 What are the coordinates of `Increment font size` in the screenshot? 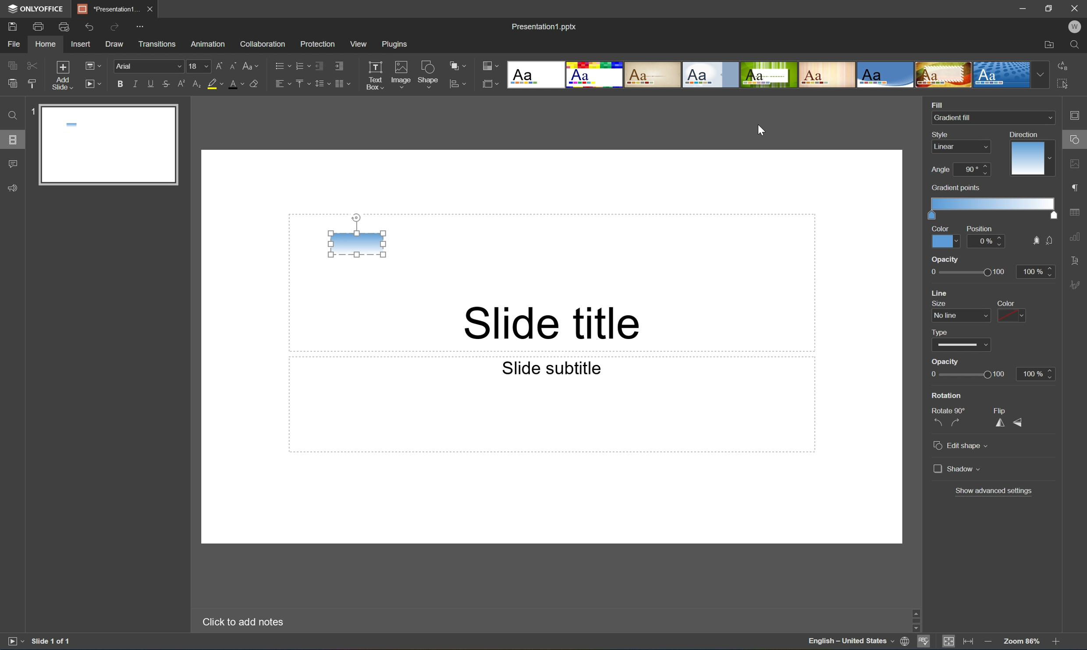 It's located at (217, 64).